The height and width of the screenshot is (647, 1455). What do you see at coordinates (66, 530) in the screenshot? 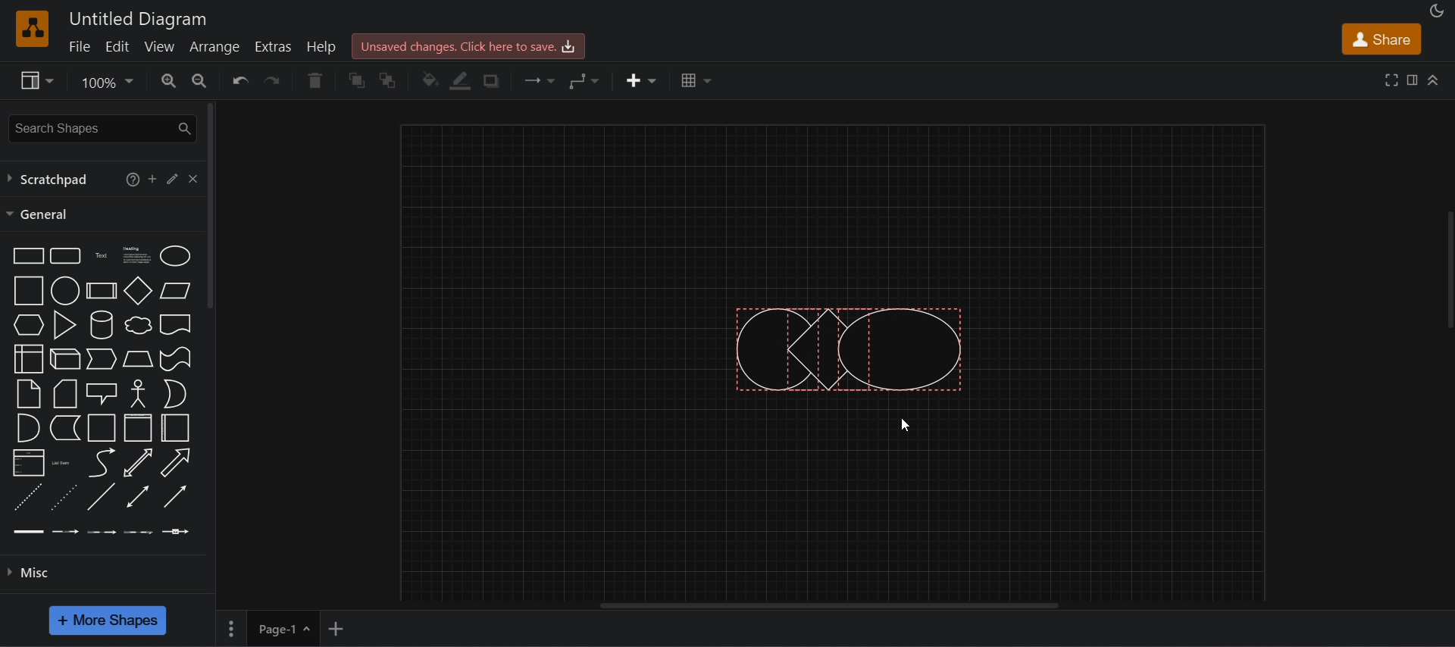
I see `connector with label` at bounding box center [66, 530].